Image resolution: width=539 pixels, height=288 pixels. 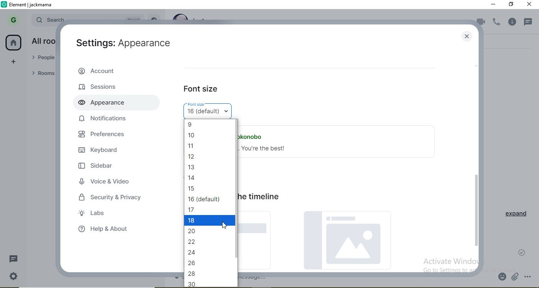 What do you see at coordinates (512, 4) in the screenshot?
I see `restore` at bounding box center [512, 4].